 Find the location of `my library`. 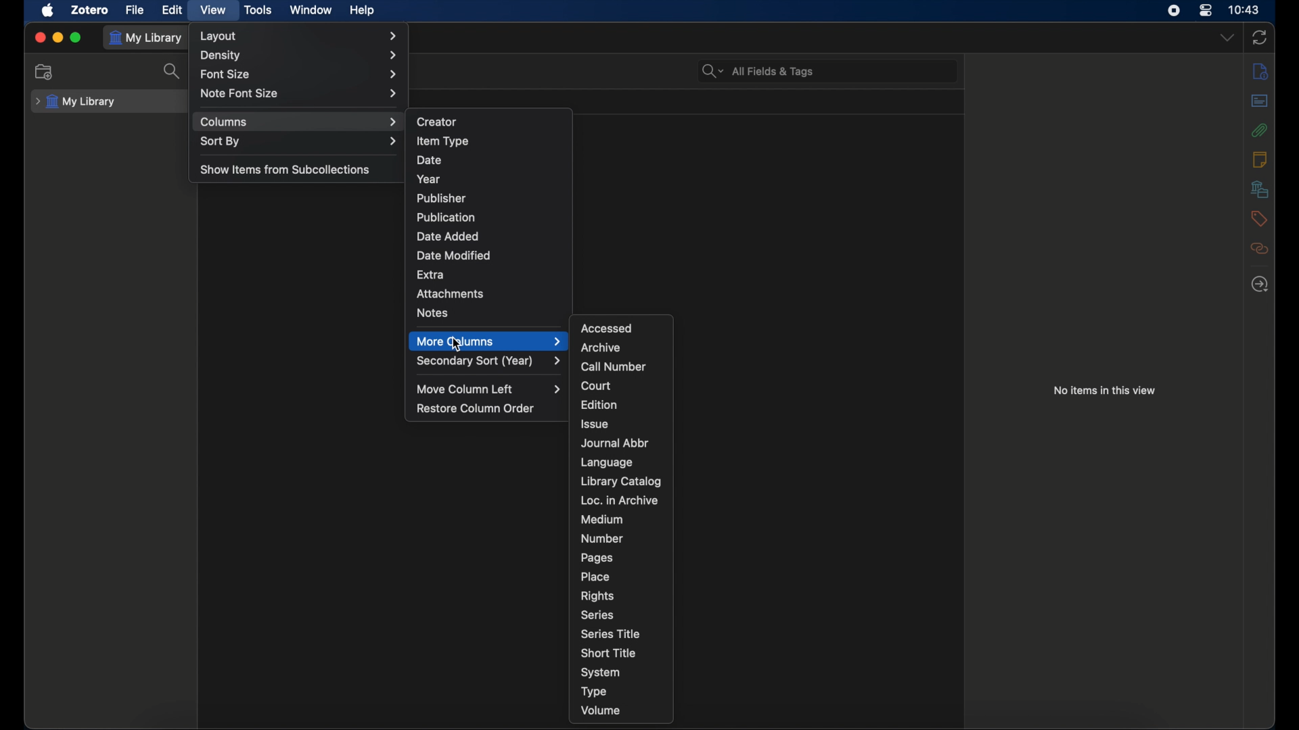

my library is located at coordinates (146, 38).